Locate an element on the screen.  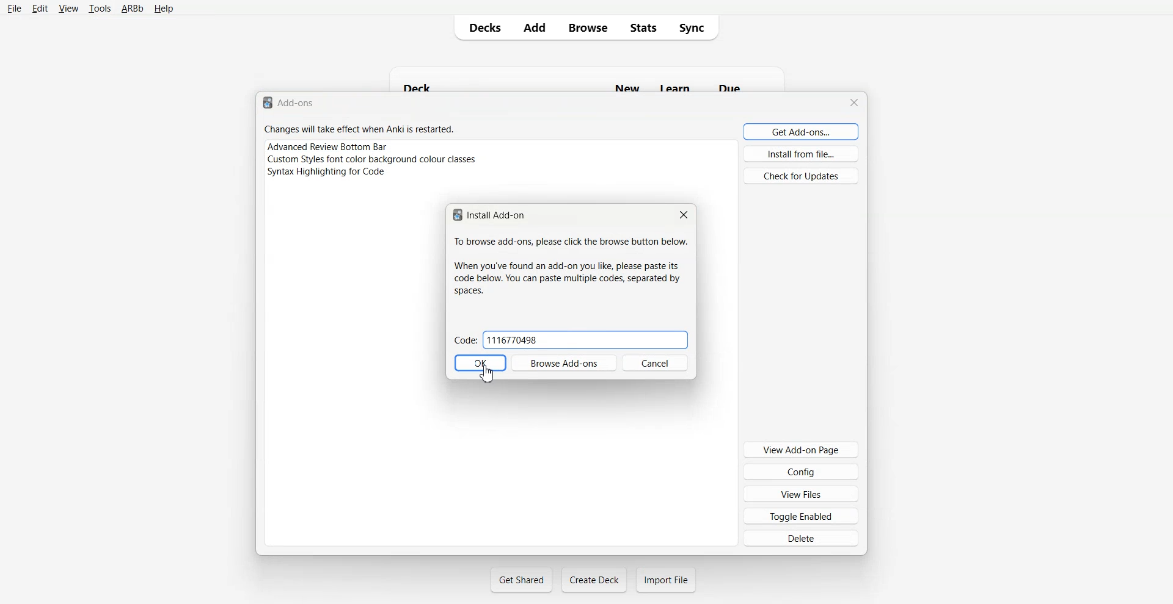
Changes will take effect when Anki is restarted is located at coordinates (359, 128).